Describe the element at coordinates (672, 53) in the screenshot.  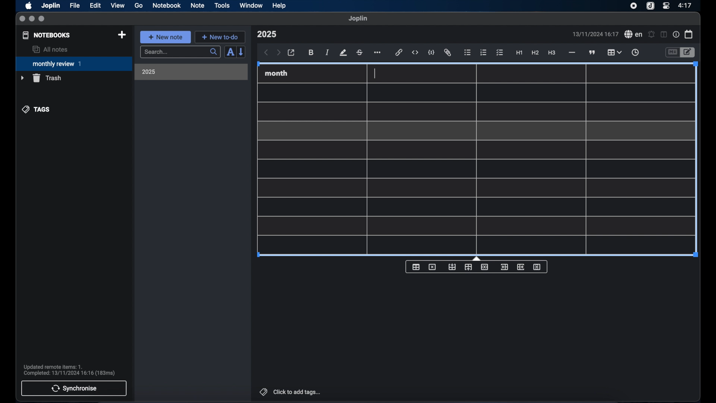
I see `toggle editor` at that location.